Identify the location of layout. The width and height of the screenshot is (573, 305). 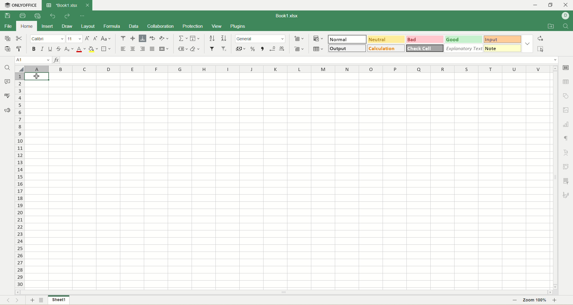
(88, 26).